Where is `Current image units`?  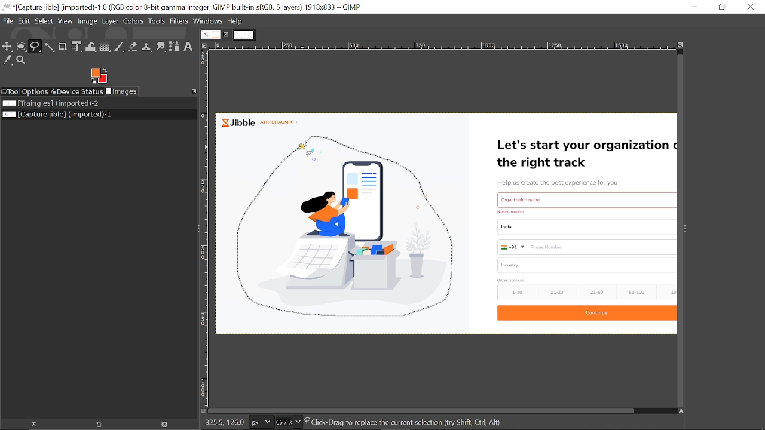 Current image units is located at coordinates (260, 423).